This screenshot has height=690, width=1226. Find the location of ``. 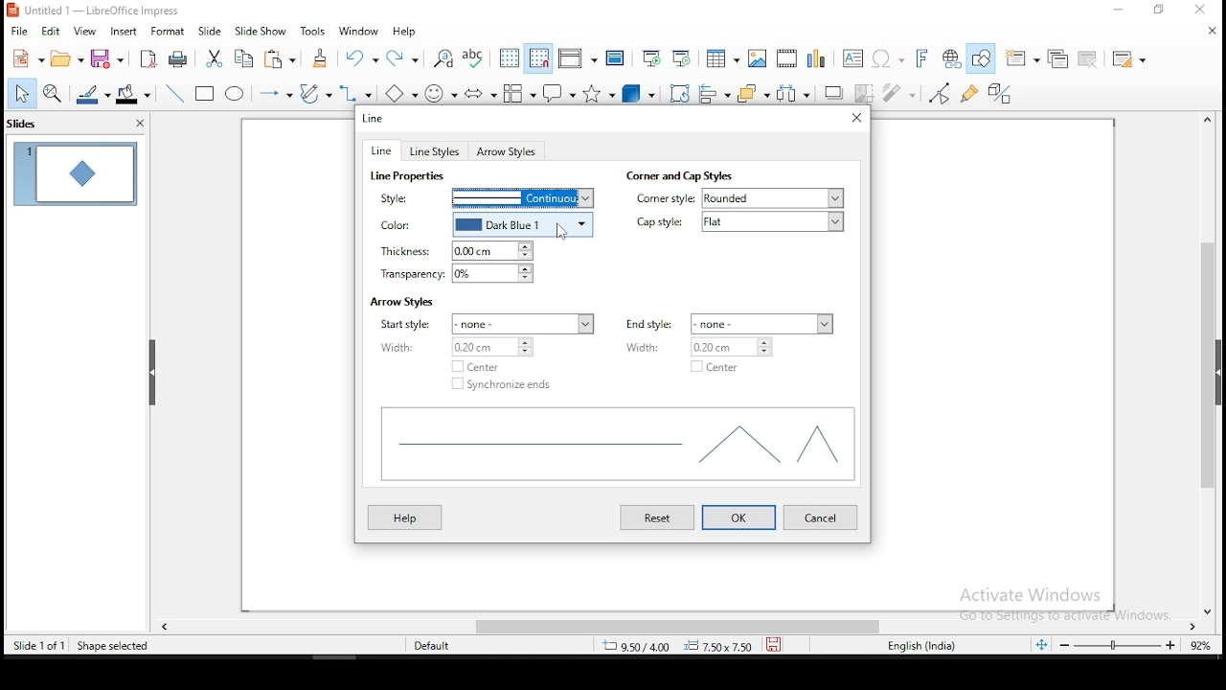

 is located at coordinates (889, 59).